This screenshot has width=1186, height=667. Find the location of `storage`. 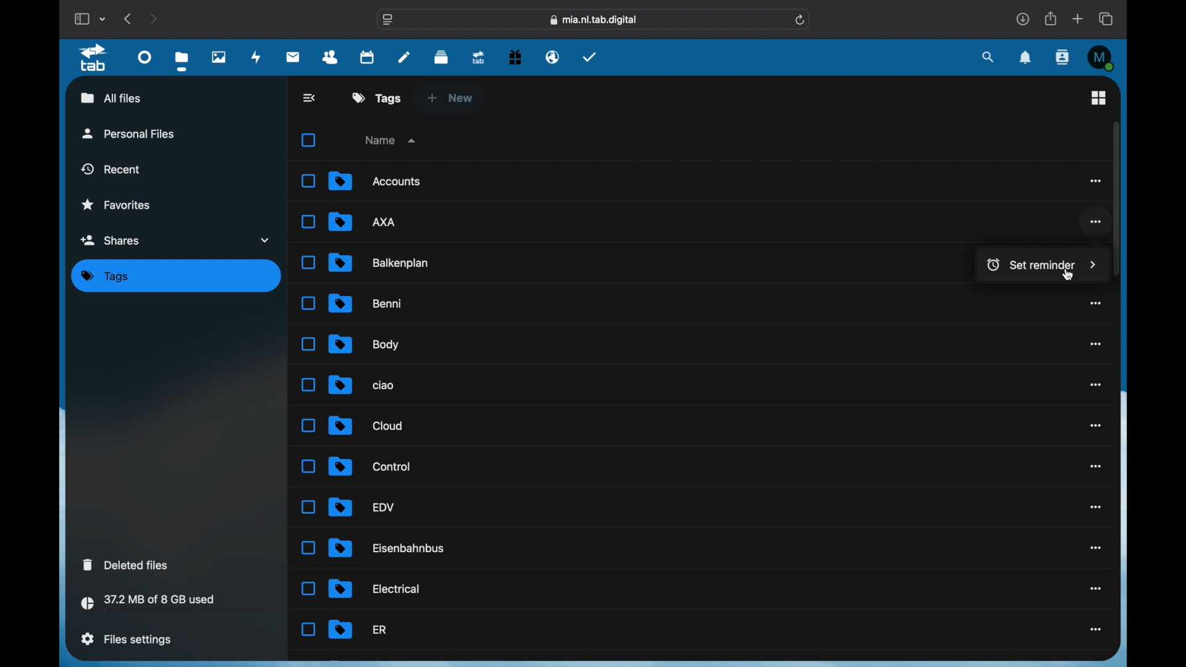

storage is located at coordinates (174, 604).